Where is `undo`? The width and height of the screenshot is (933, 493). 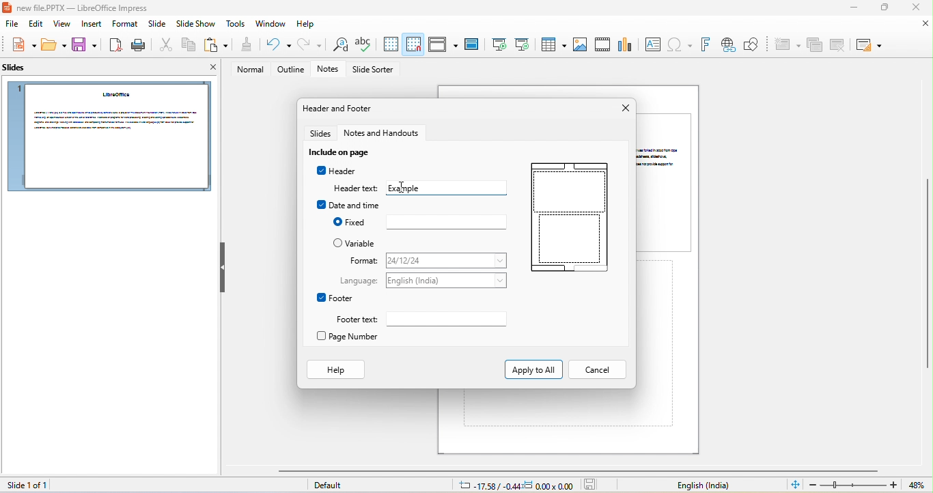 undo is located at coordinates (275, 45).